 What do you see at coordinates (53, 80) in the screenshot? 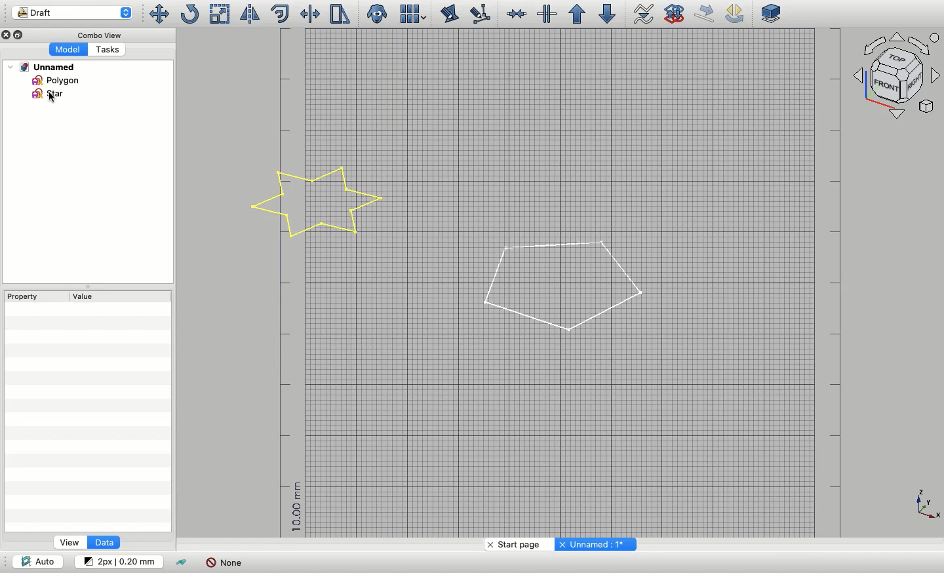
I see `Polygon` at bounding box center [53, 80].